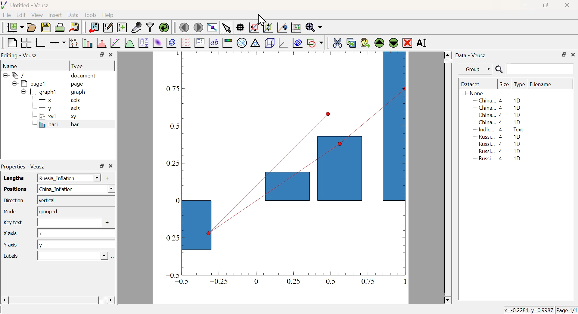 The width and height of the screenshot is (578, 314). Describe the element at coordinates (150, 27) in the screenshot. I see `Filter Data` at that location.